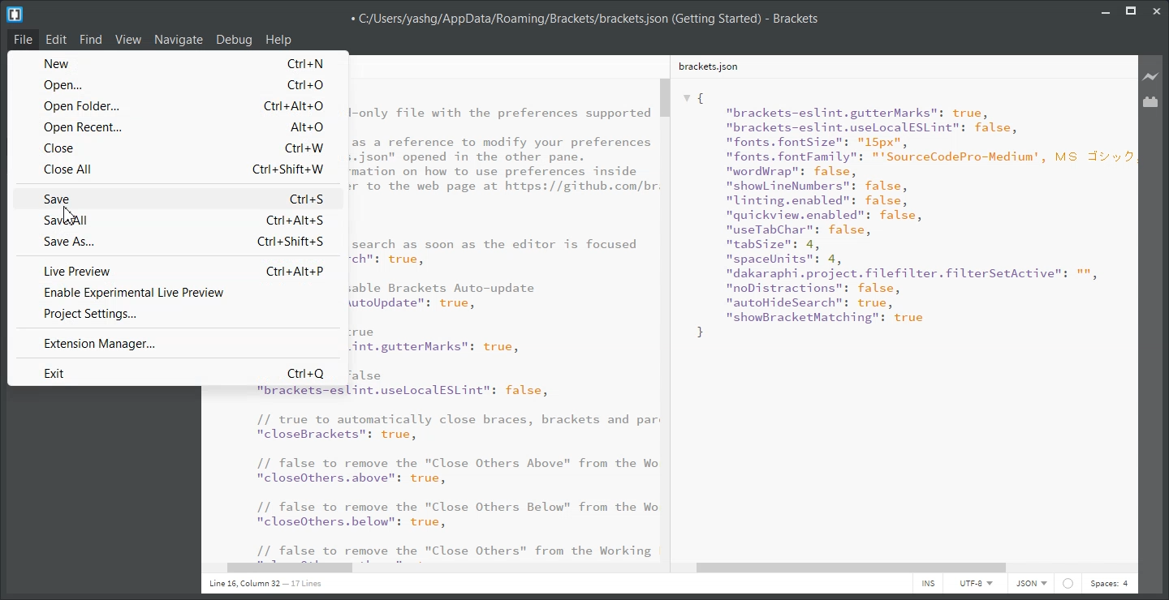  What do you see at coordinates (457, 469) in the screenshot?
I see `"brackets=eslint.uselocalESLint": false,

// true to automatically close braces, brackets and par
"closeBrackets": true,

// false to remove the "Close Others Above" from the Wo
"closeOthers.above": true,

// false to remove the "Close Others Below" from the Wo
"closeOthers.below": true,

11 false to remove the "Close Others” from the Working` at bounding box center [457, 469].